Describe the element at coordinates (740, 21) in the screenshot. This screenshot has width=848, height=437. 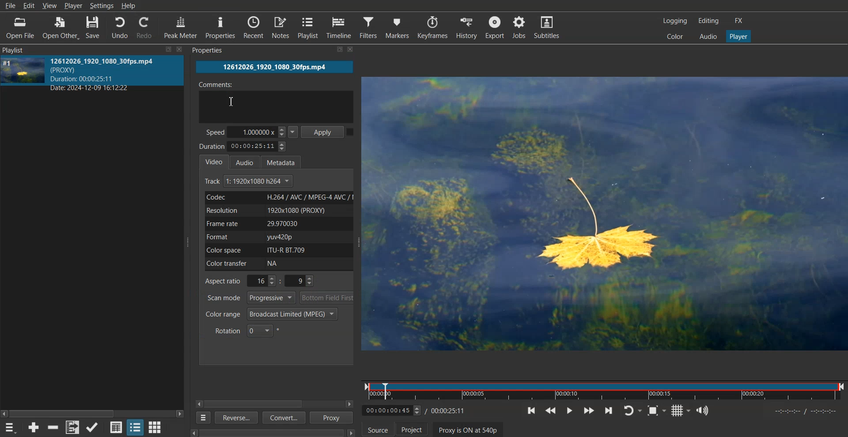
I see `FX` at that location.